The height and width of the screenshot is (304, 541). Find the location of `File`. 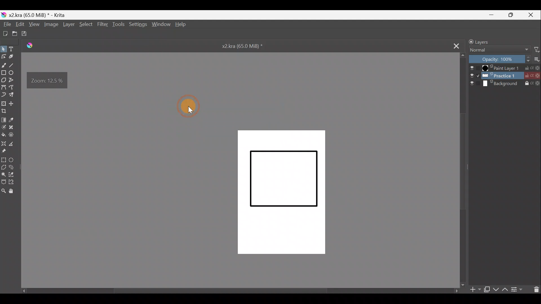

File is located at coordinates (7, 24).